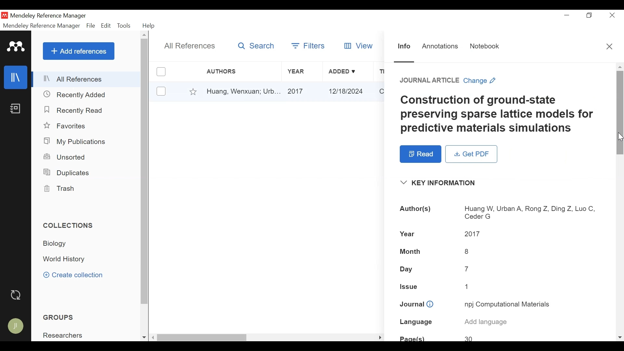 This screenshot has height=351, width=624. Describe the element at coordinates (67, 259) in the screenshot. I see `Collection` at that location.